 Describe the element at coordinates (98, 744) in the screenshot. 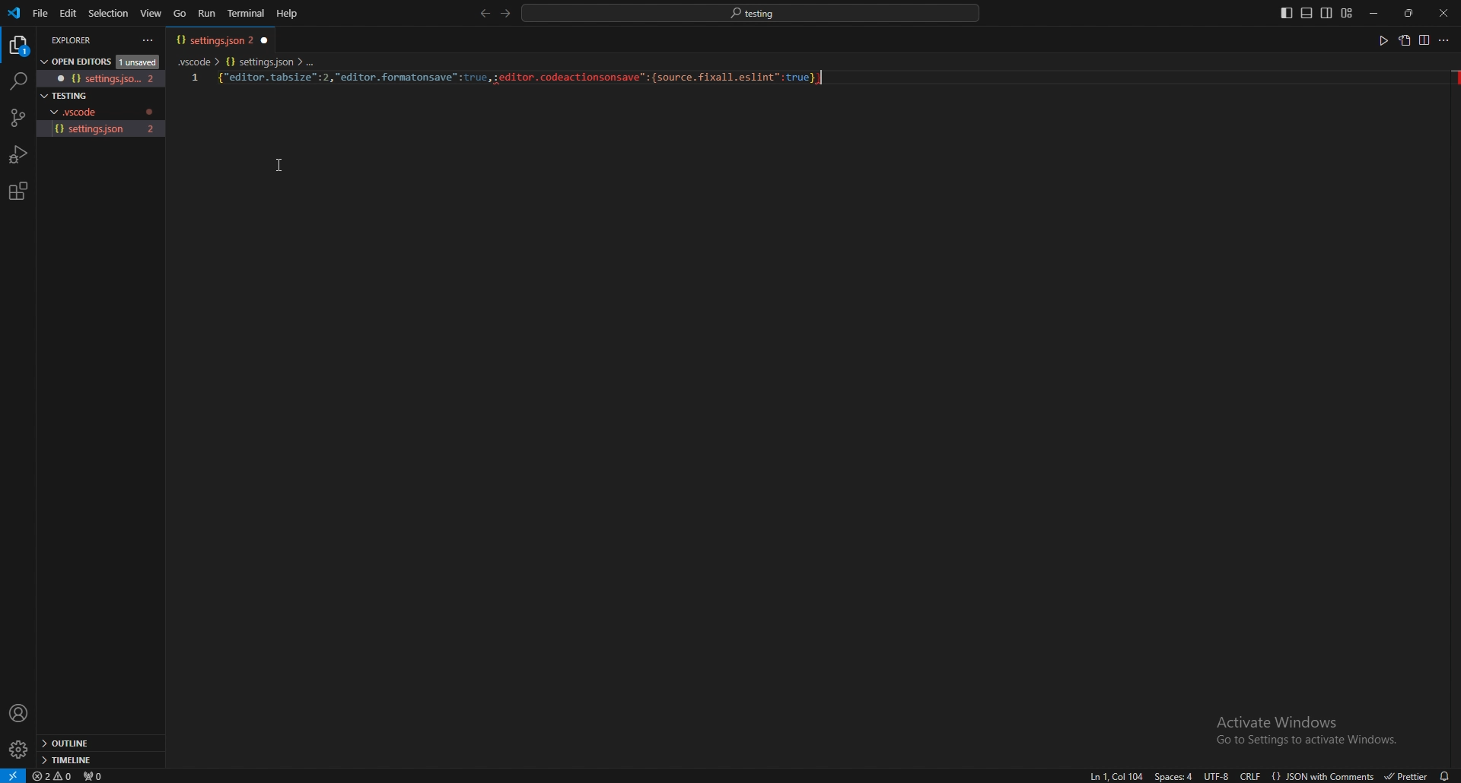

I see `outline` at that location.